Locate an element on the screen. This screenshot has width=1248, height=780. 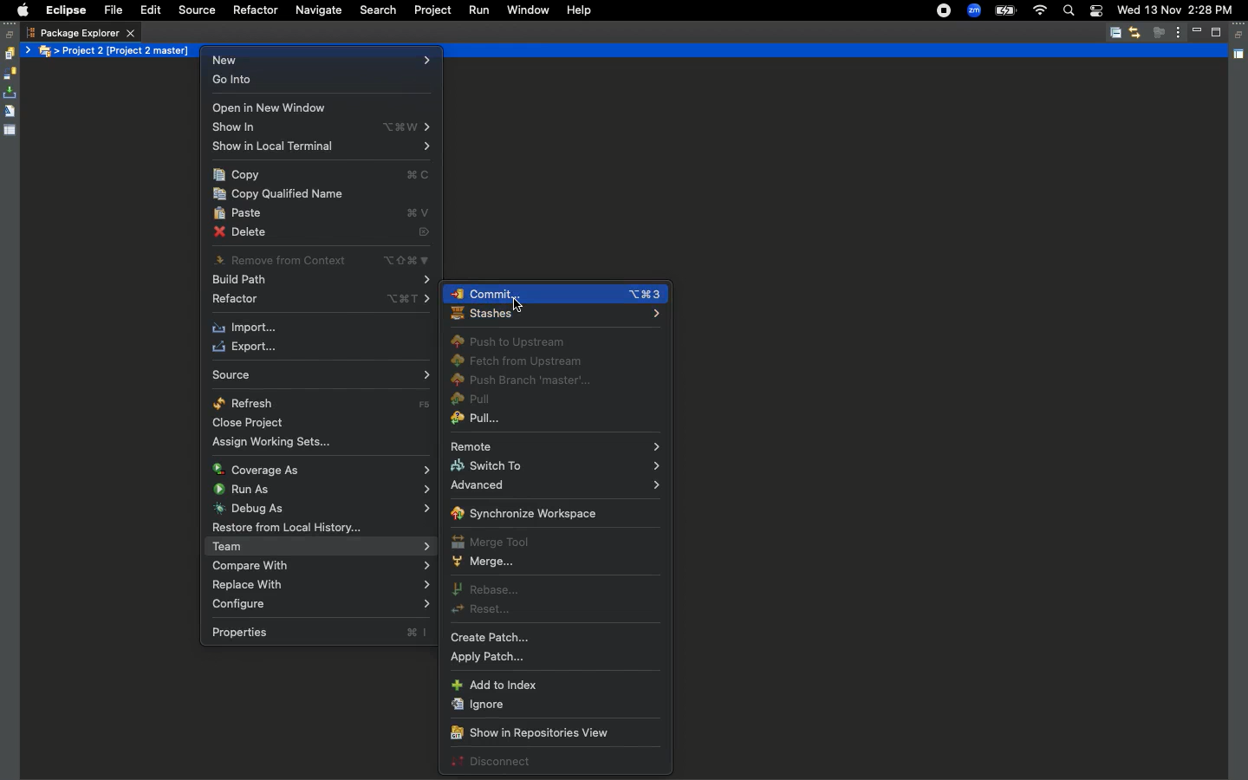
Switch to is located at coordinates (554, 466).